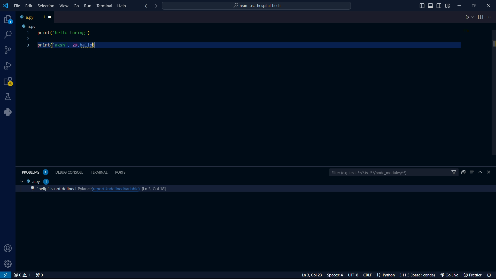  What do you see at coordinates (306, 275) in the screenshot?
I see `Ln 3 Col 23` at bounding box center [306, 275].